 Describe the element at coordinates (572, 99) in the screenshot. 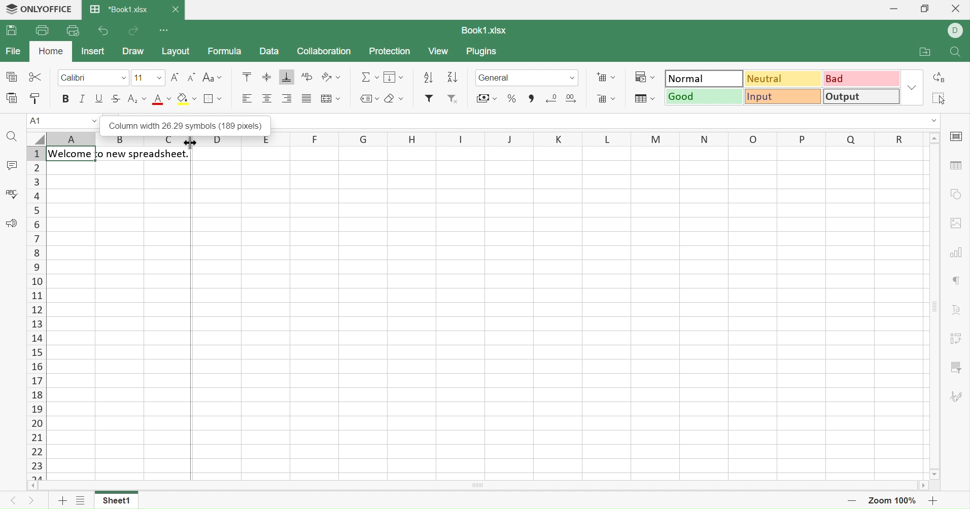

I see `Increase decimal` at that location.